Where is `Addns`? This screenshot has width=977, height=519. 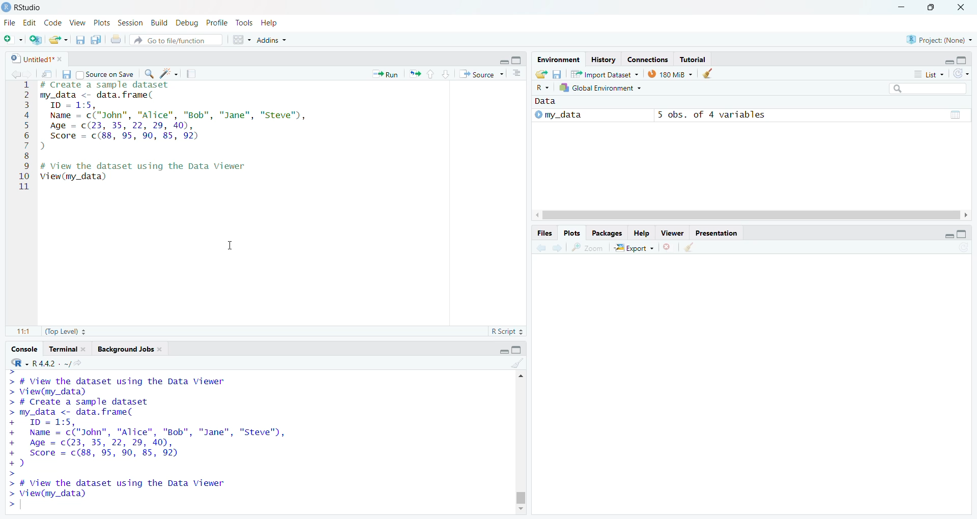 Addns is located at coordinates (274, 41).